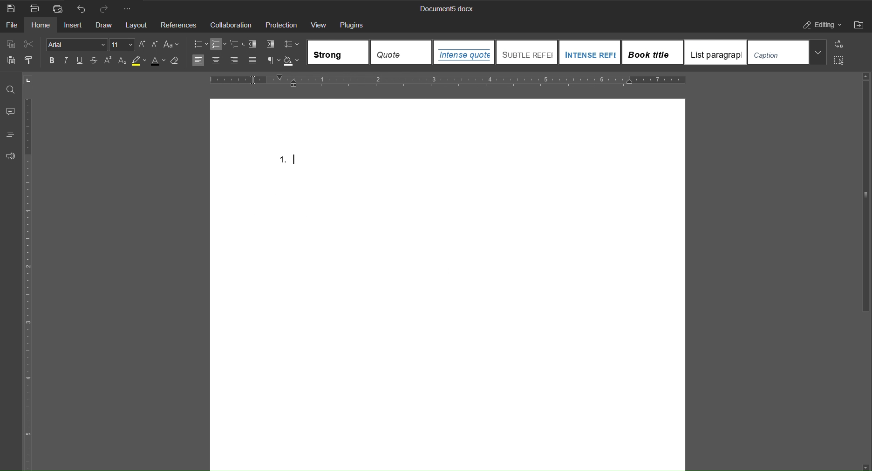 This screenshot has width=872, height=471. Describe the element at coordinates (444, 9) in the screenshot. I see `Document5.docx` at that location.